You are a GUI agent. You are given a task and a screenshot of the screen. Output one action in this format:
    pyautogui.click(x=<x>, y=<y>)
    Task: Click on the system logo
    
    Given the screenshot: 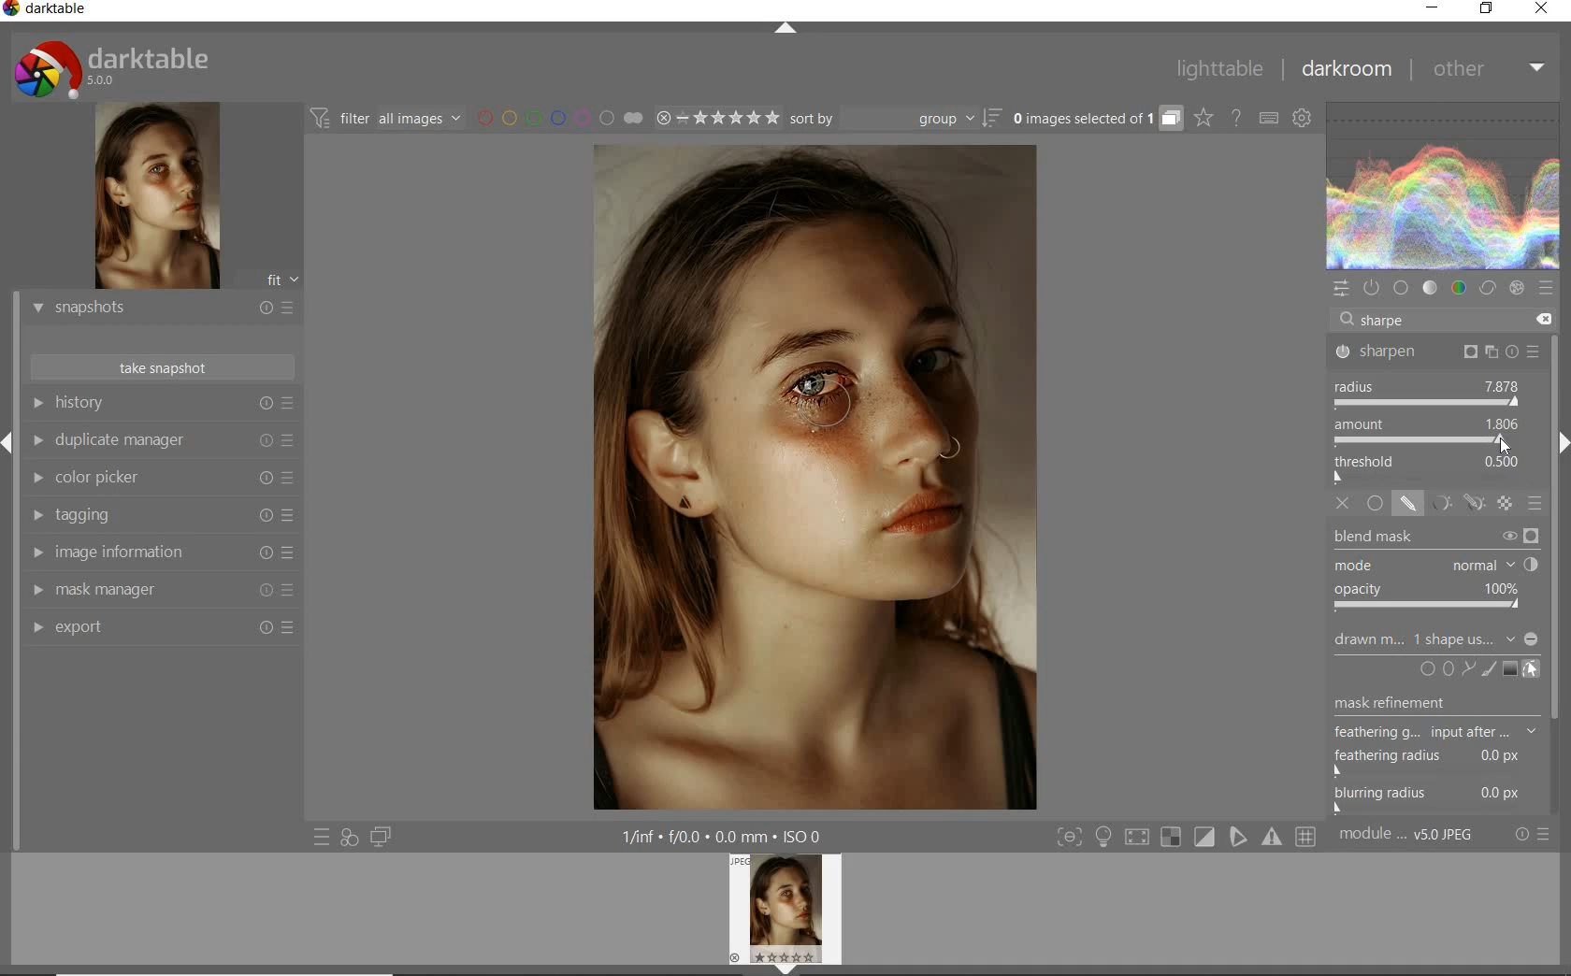 What is the action you would take?
    pyautogui.click(x=113, y=68)
    